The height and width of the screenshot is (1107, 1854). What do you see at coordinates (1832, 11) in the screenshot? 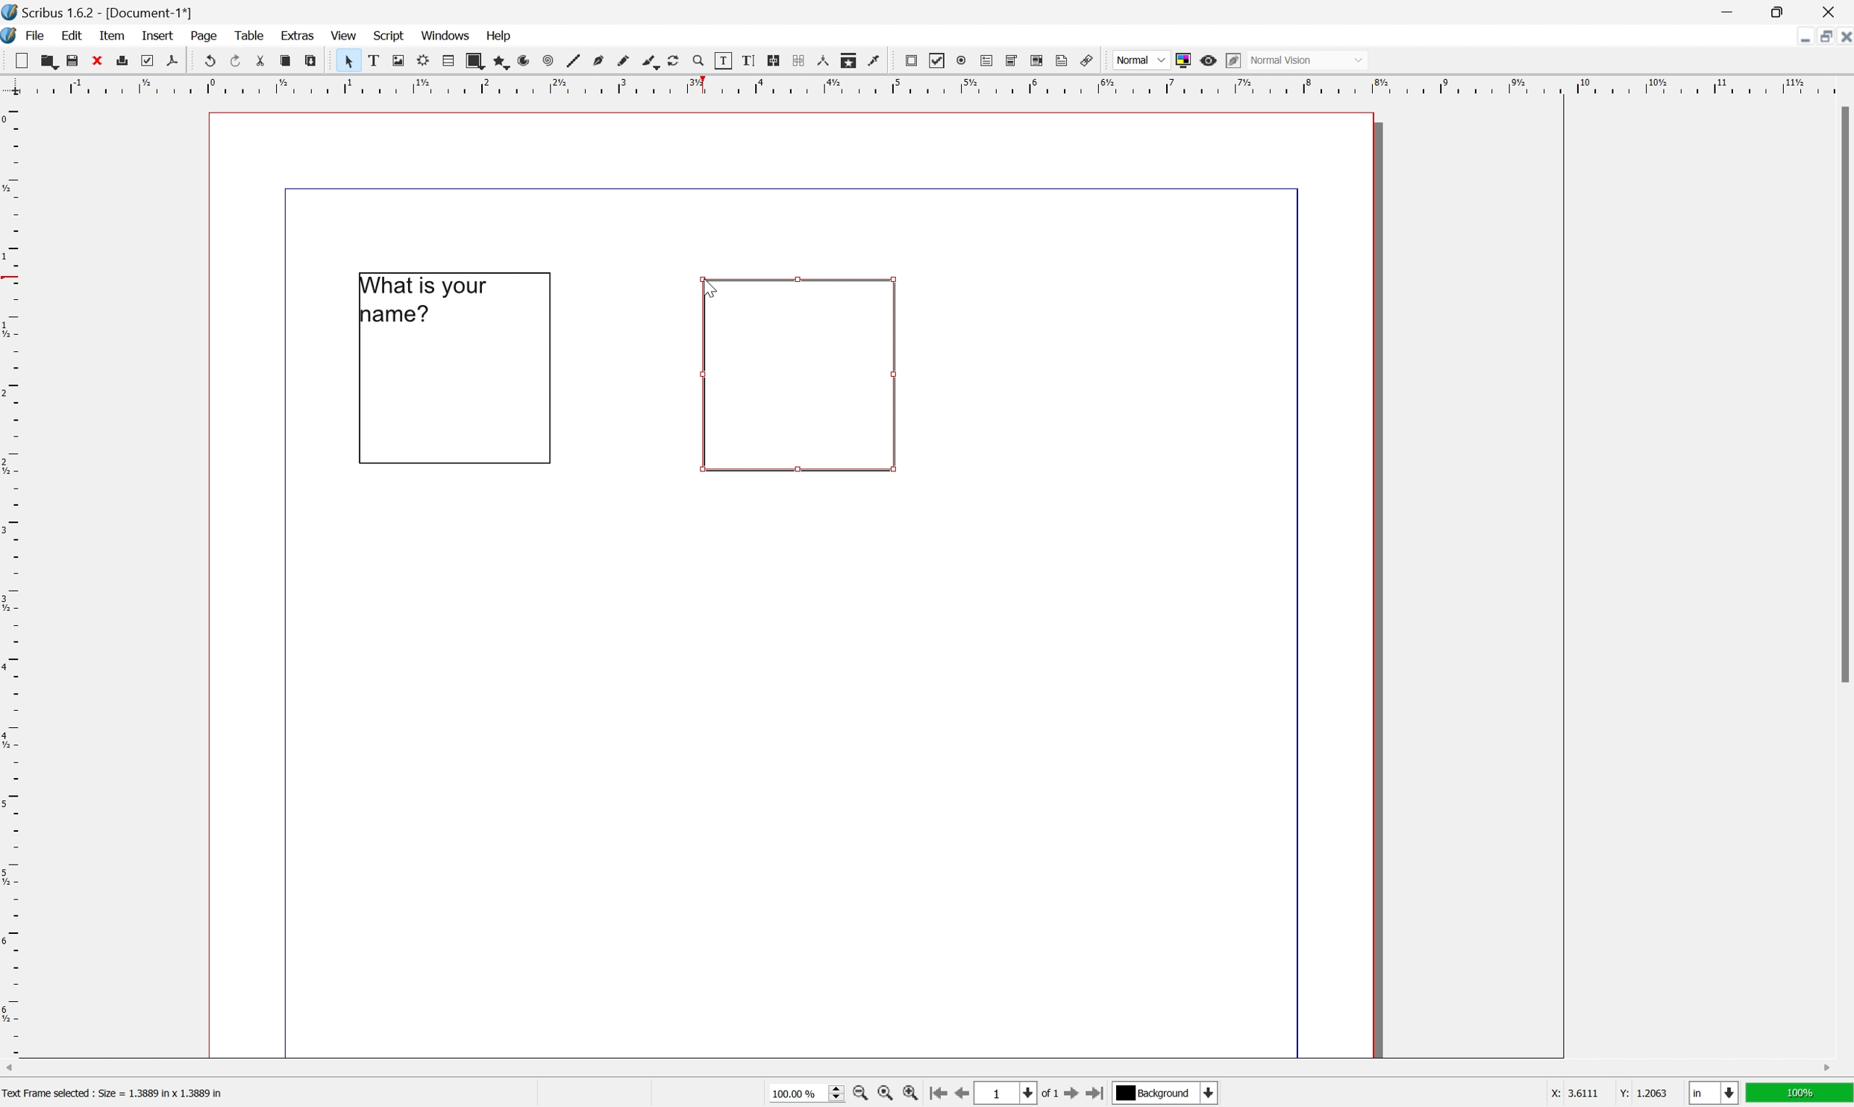
I see `close` at bounding box center [1832, 11].